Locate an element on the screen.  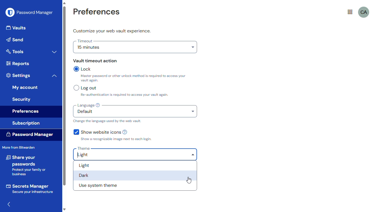
dark is located at coordinates (97, 175).